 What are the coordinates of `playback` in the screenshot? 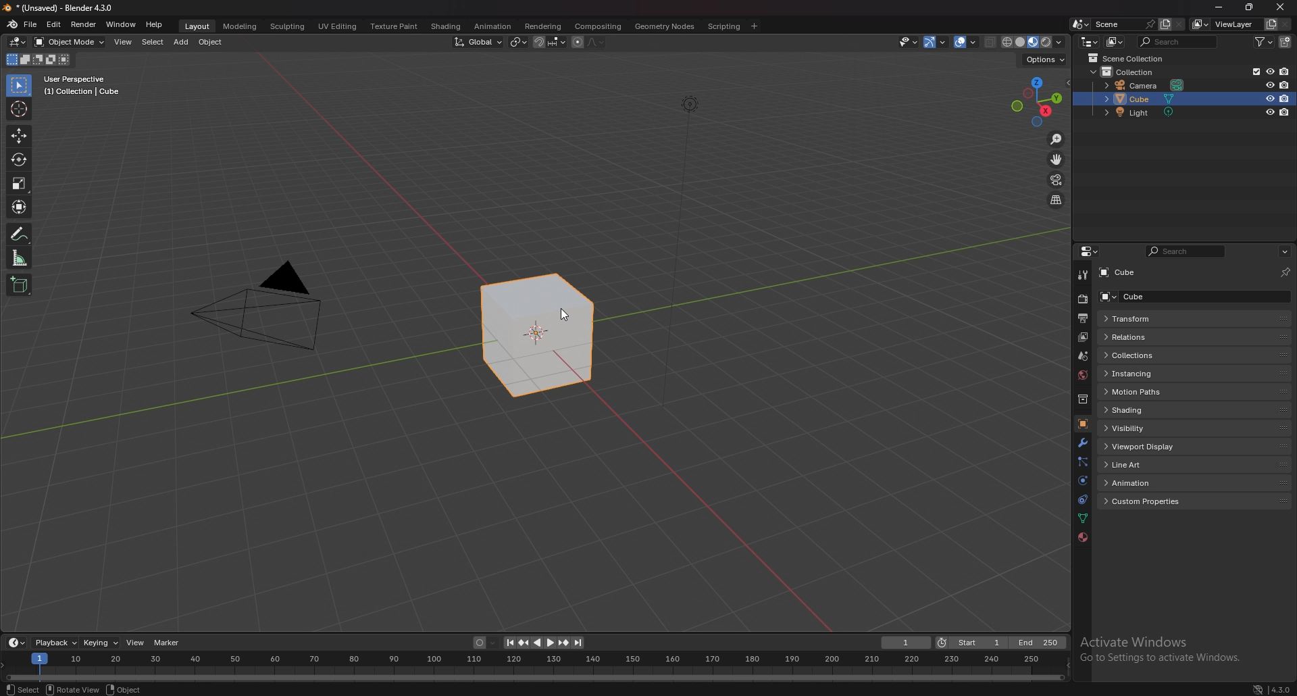 It's located at (55, 643).